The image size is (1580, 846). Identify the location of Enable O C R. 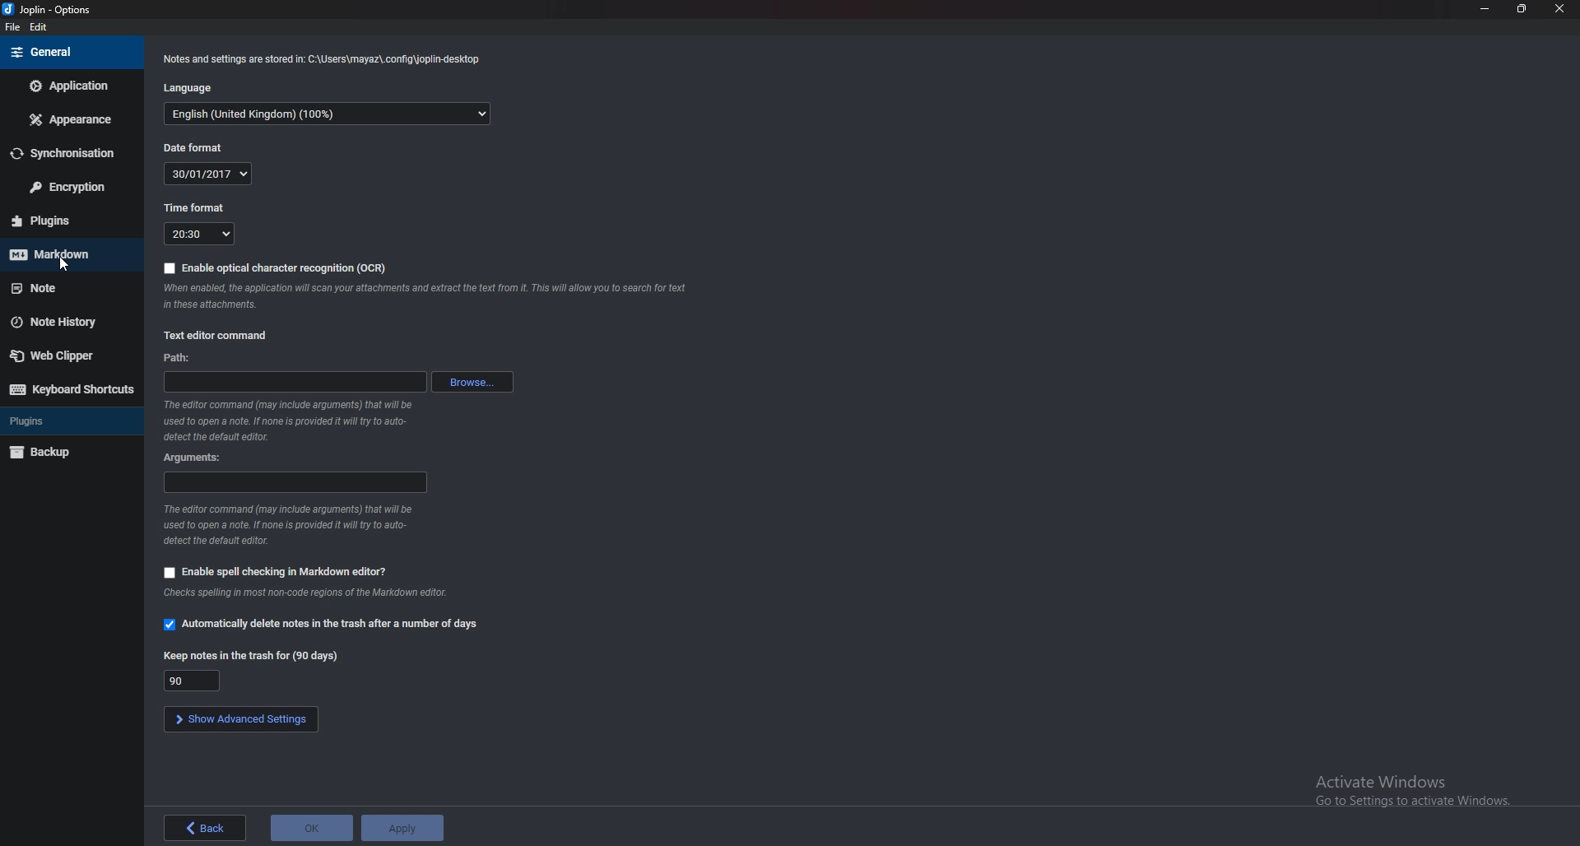
(279, 267).